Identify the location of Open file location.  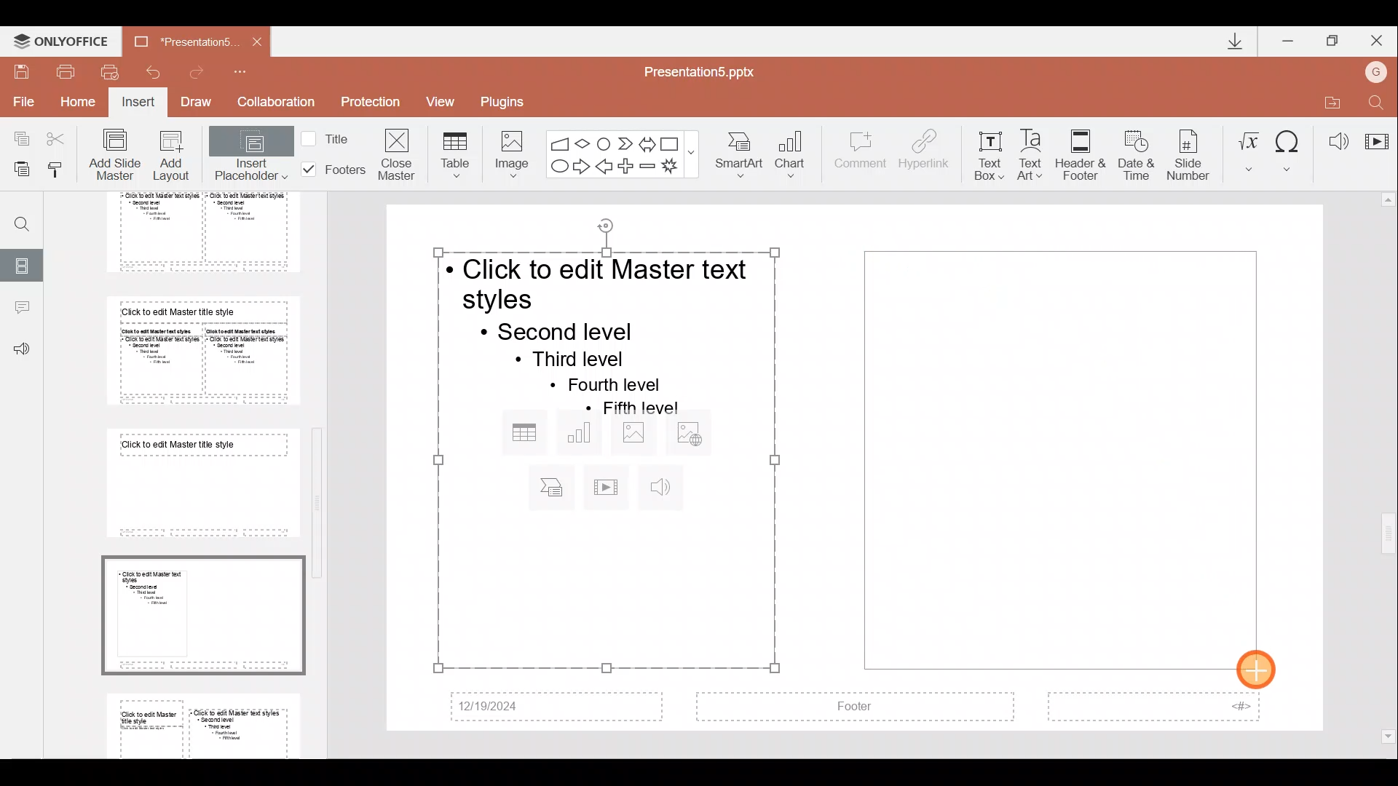
(1329, 100).